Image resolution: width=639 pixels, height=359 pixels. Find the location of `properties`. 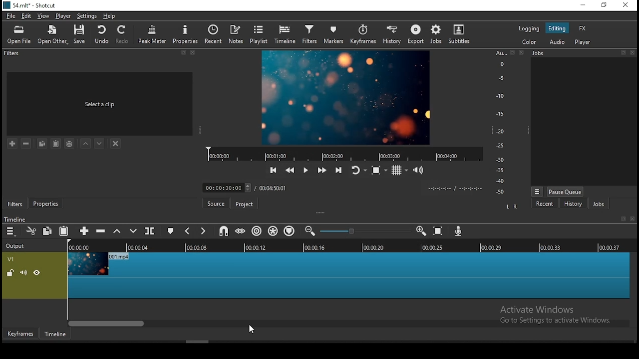

properties is located at coordinates (186, 34).